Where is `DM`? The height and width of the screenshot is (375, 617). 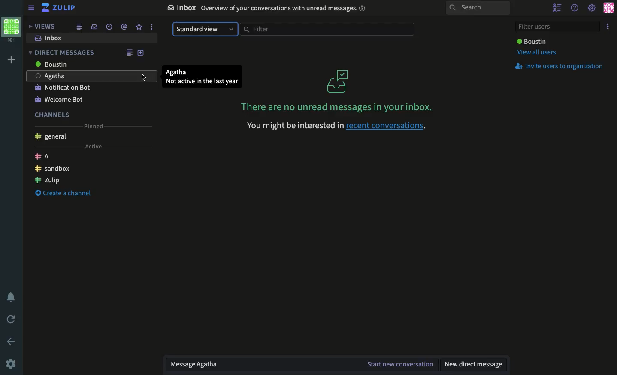
DM is located at coordinates (65, 53).